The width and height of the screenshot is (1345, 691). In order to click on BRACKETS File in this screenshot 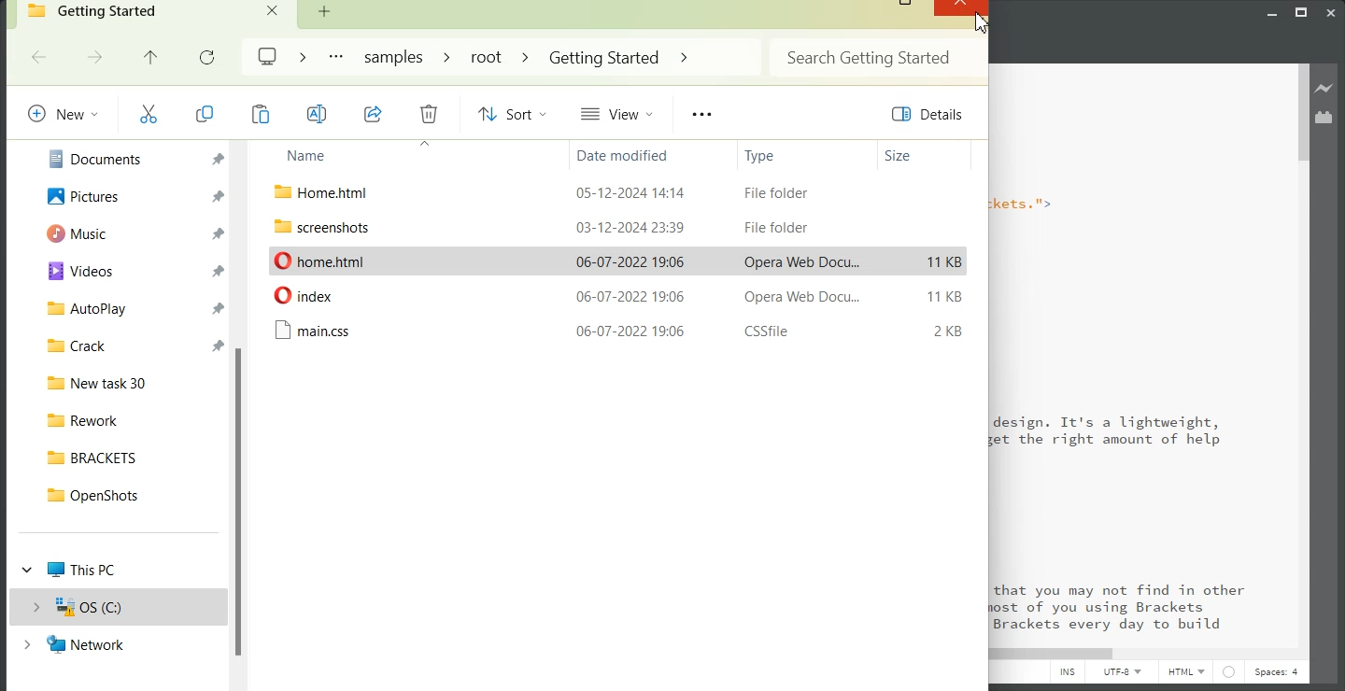, I will do `click(131, 458)`.